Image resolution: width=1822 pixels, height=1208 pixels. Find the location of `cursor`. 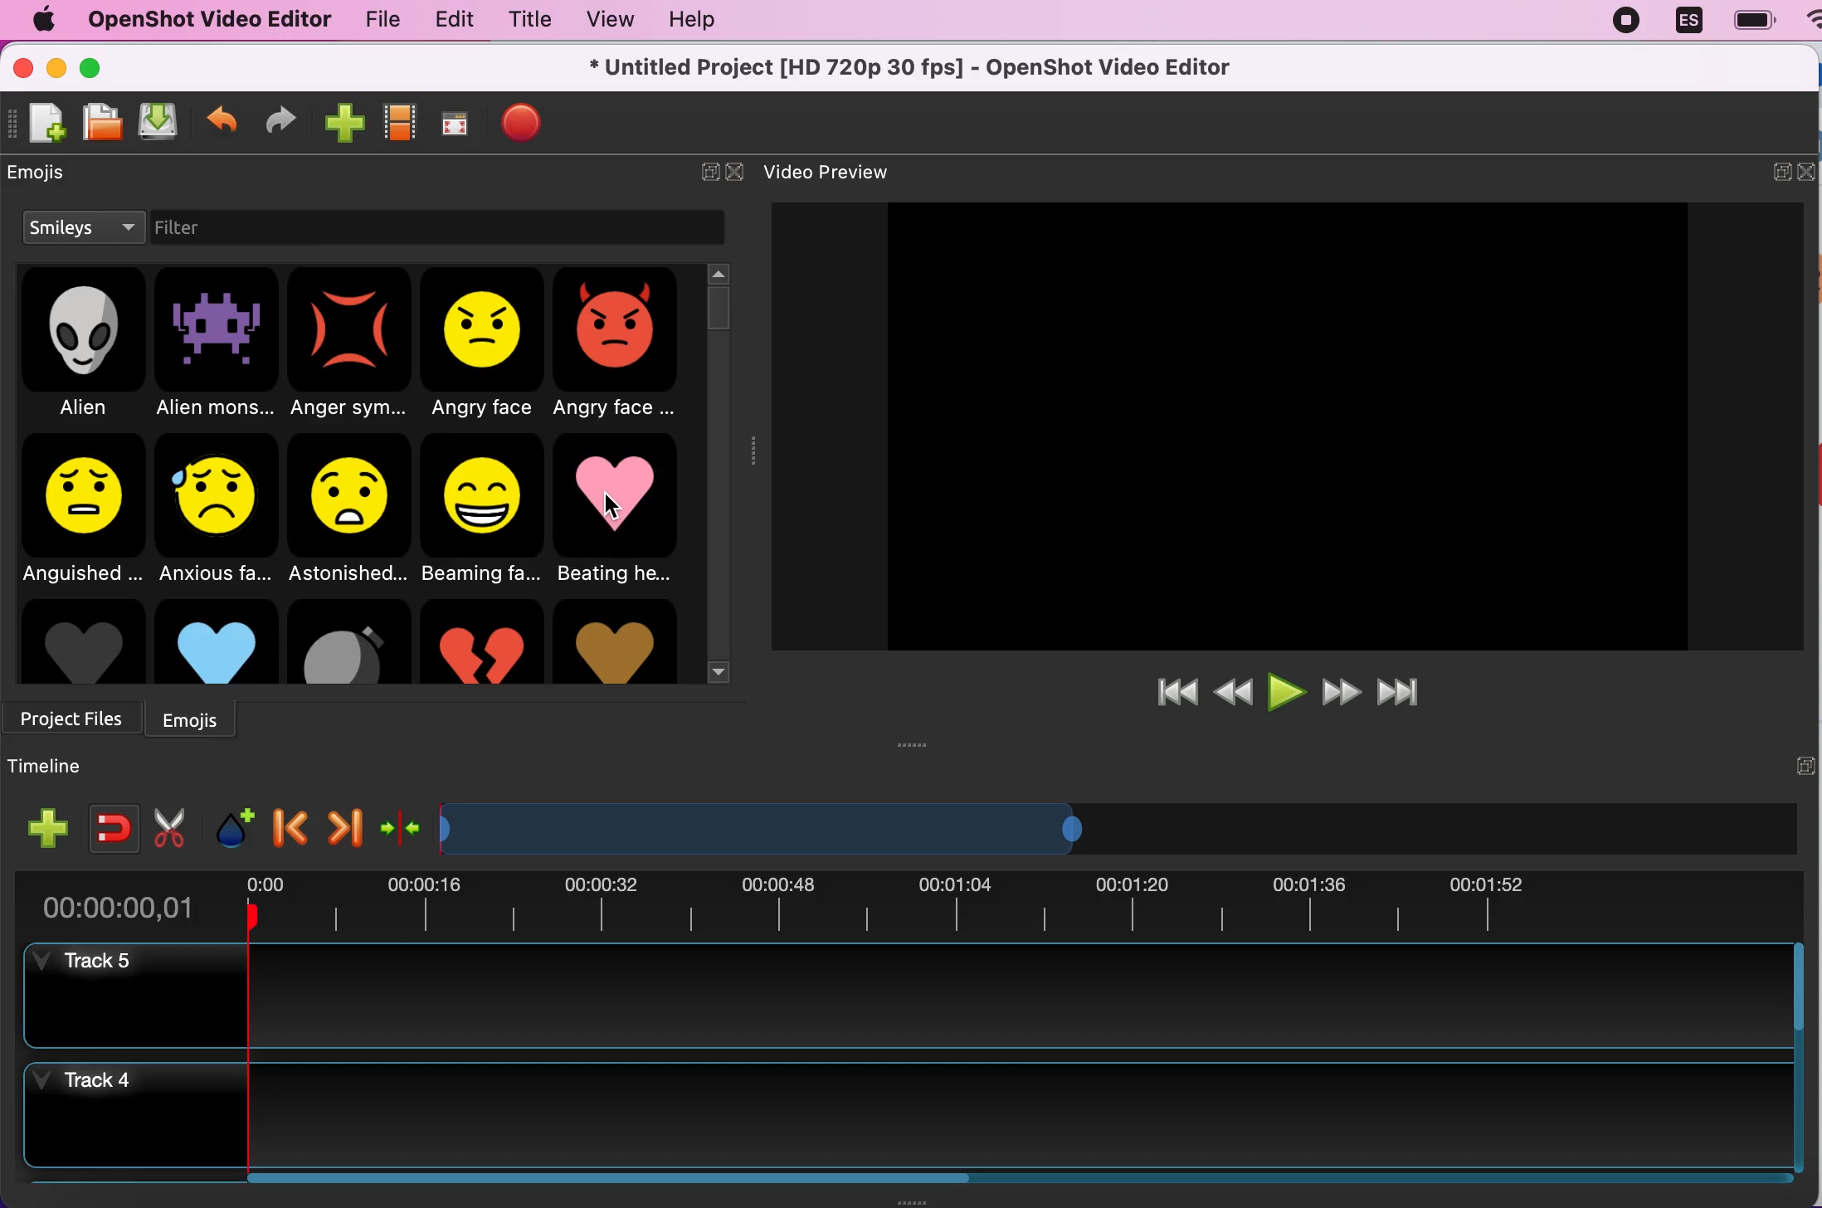

cursor is located at coordinates (613, 507).